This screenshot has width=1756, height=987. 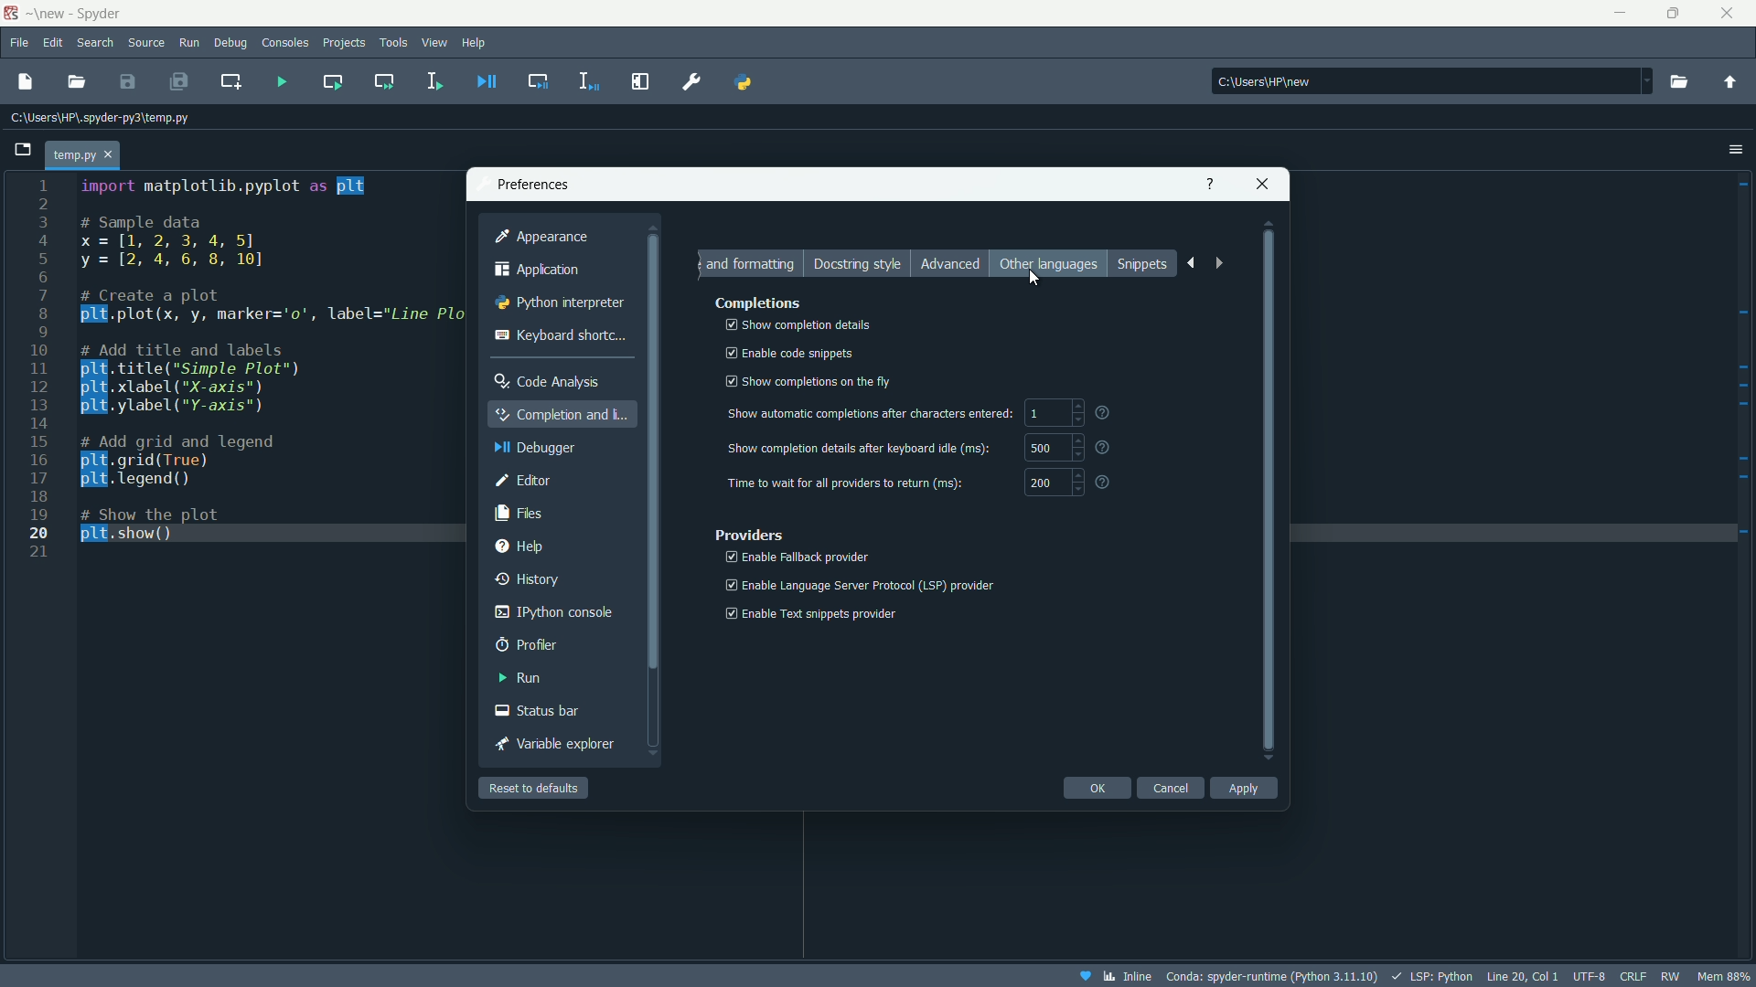 What do you see at coordinates (561, 744) in the screenshot?
I see `variable explorer` at bounding box center [561, 744].